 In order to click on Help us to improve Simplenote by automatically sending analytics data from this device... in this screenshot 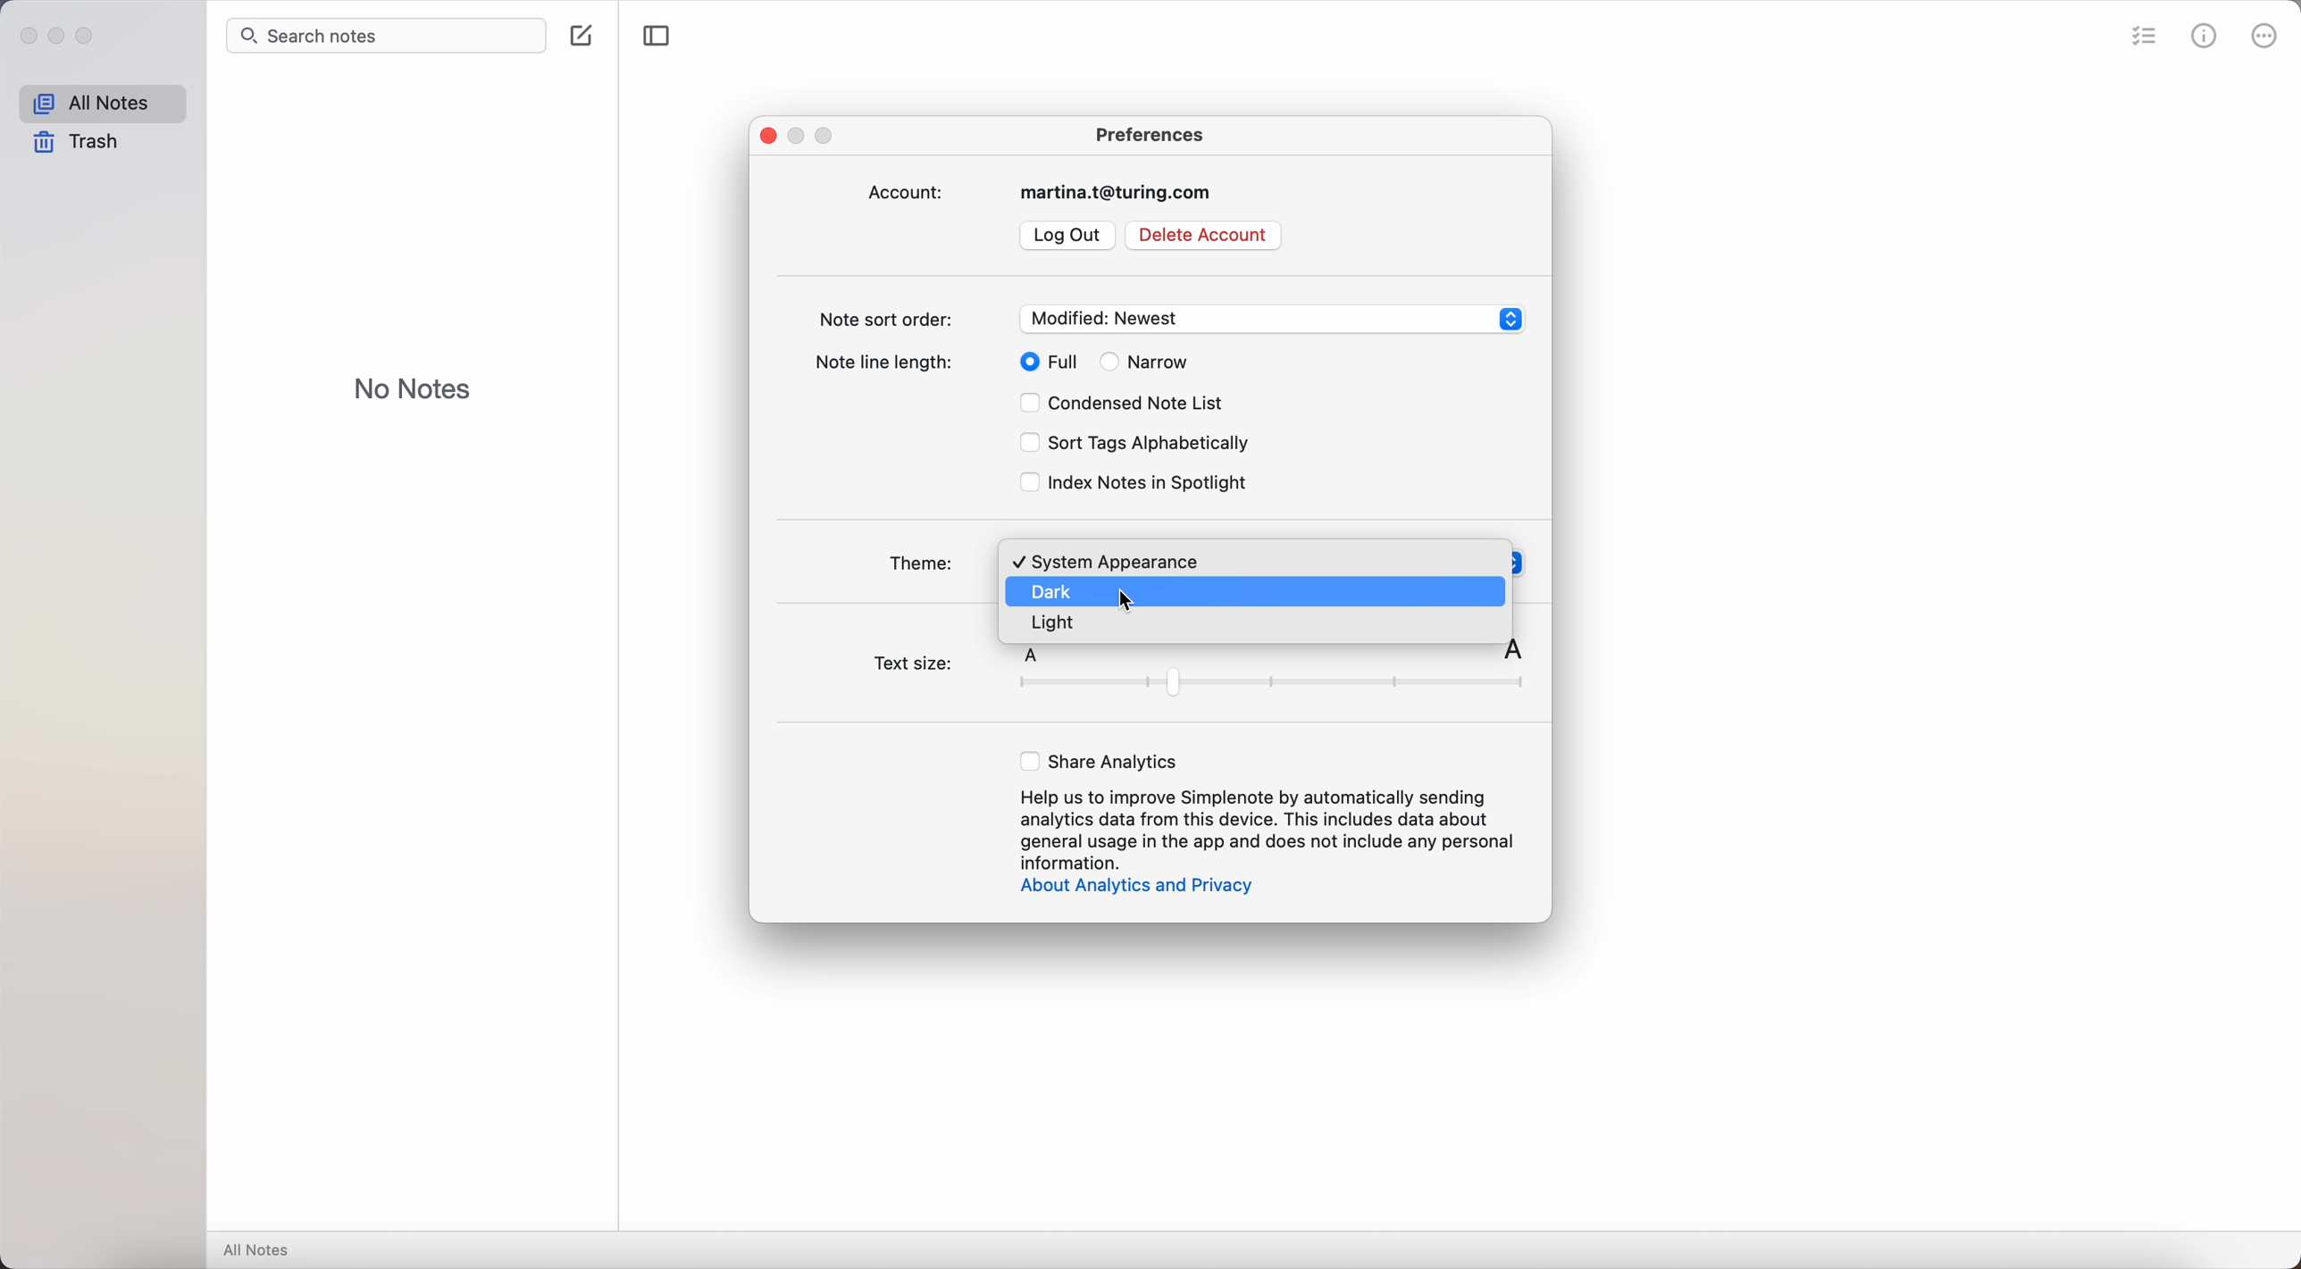, I will do `click(1268, 829)`.